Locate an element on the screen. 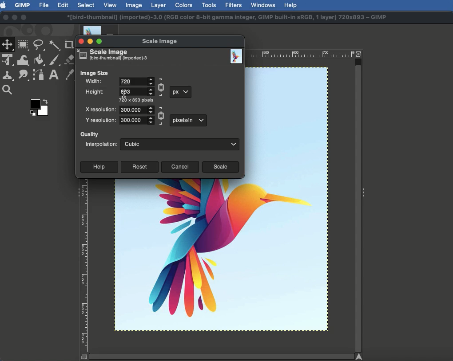 Image resolution: width=453 pixels, height=361 pixels. Paint is located at coordinates (55, 60).